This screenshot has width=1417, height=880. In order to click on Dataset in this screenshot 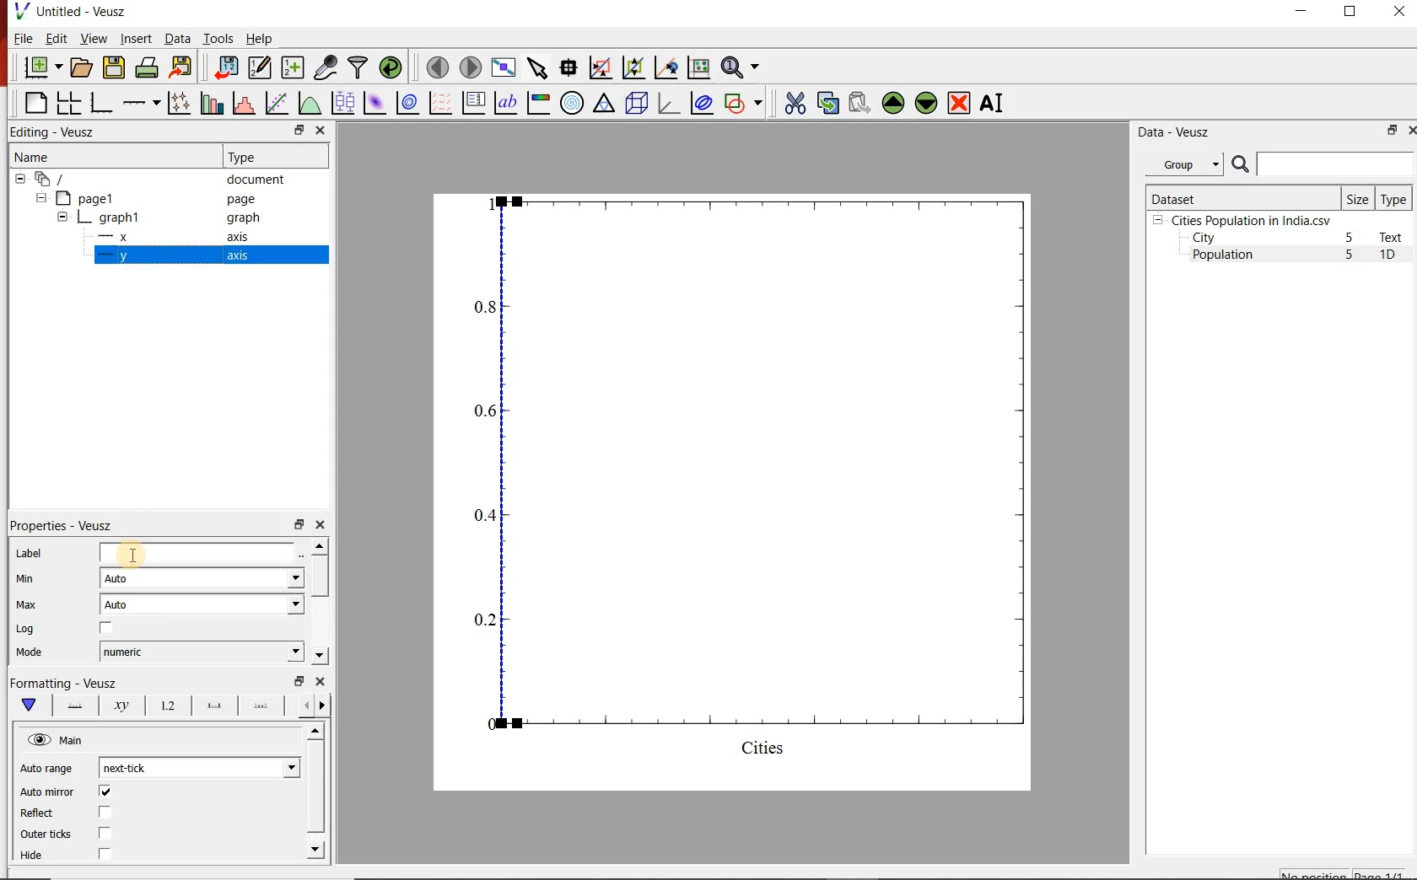, I will do `click(1241, 197)`.